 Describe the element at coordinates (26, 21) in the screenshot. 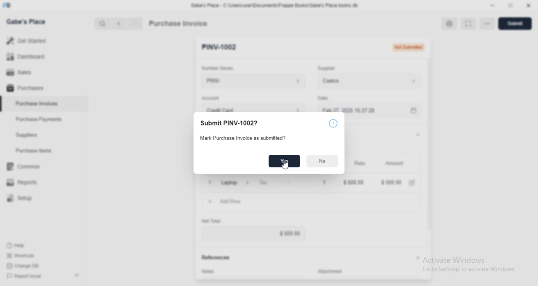

I see `Gabe's Place` at that location.